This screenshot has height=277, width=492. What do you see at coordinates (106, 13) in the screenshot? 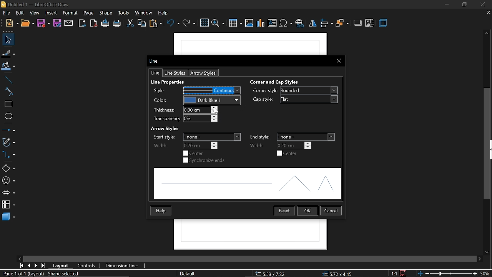
I see `shape` at bounding box center [106, 13].